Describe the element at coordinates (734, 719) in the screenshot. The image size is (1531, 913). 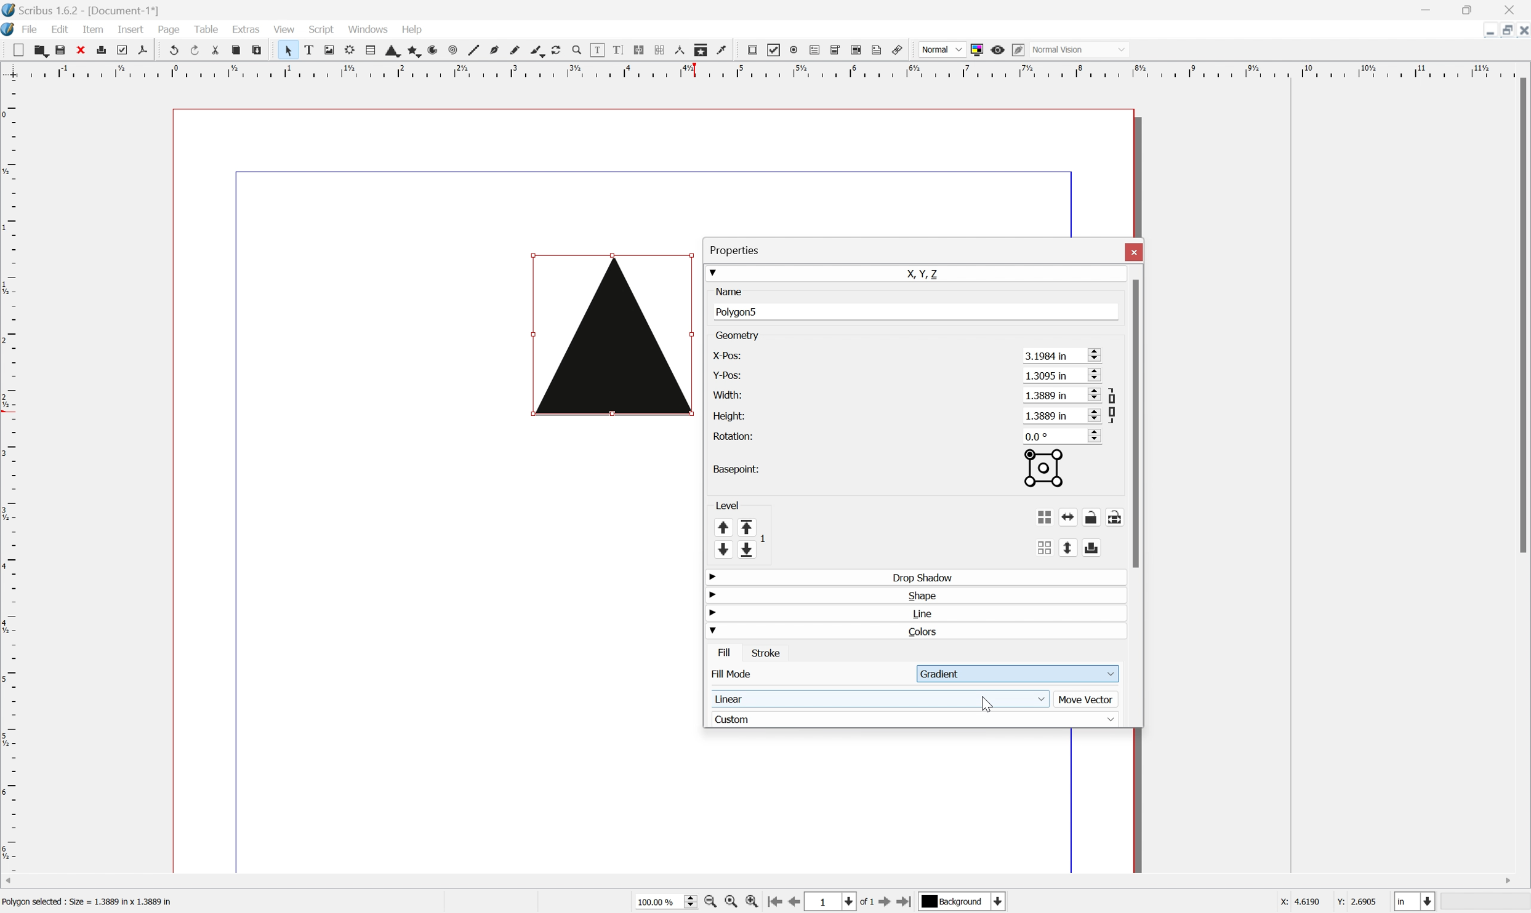
I see `Custom` at that location.